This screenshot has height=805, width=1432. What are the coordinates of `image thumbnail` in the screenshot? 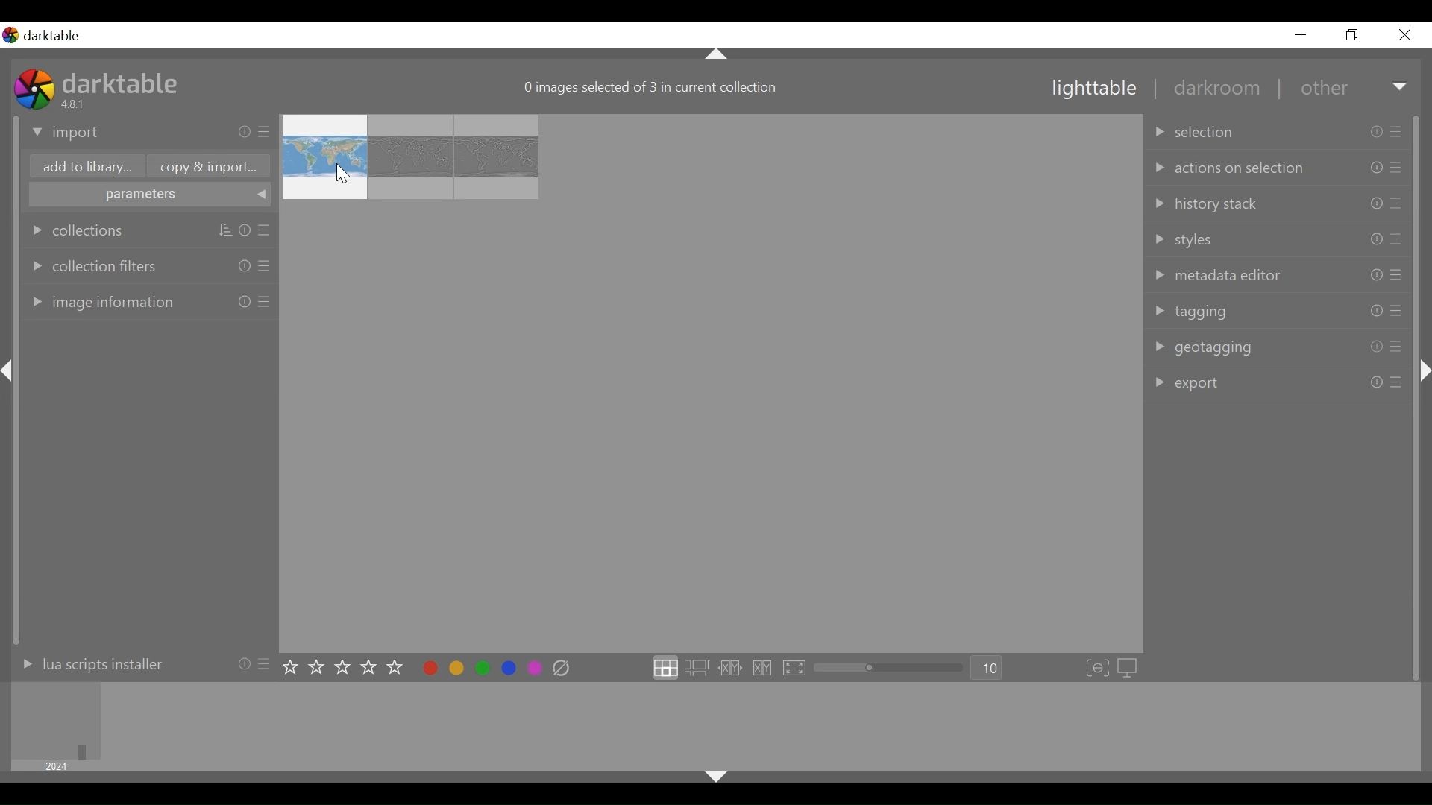 It's located at (709, 380).